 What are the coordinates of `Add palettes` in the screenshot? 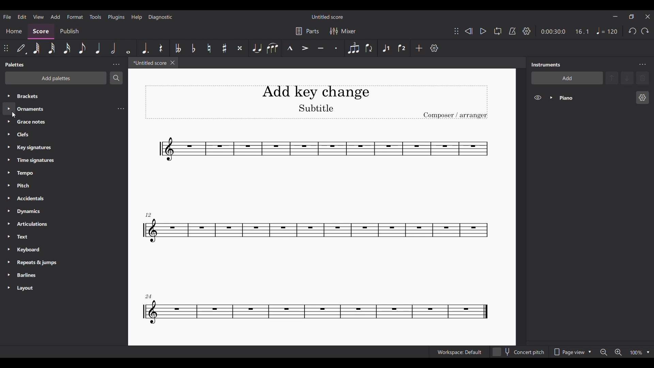 It's located at (56, 78).